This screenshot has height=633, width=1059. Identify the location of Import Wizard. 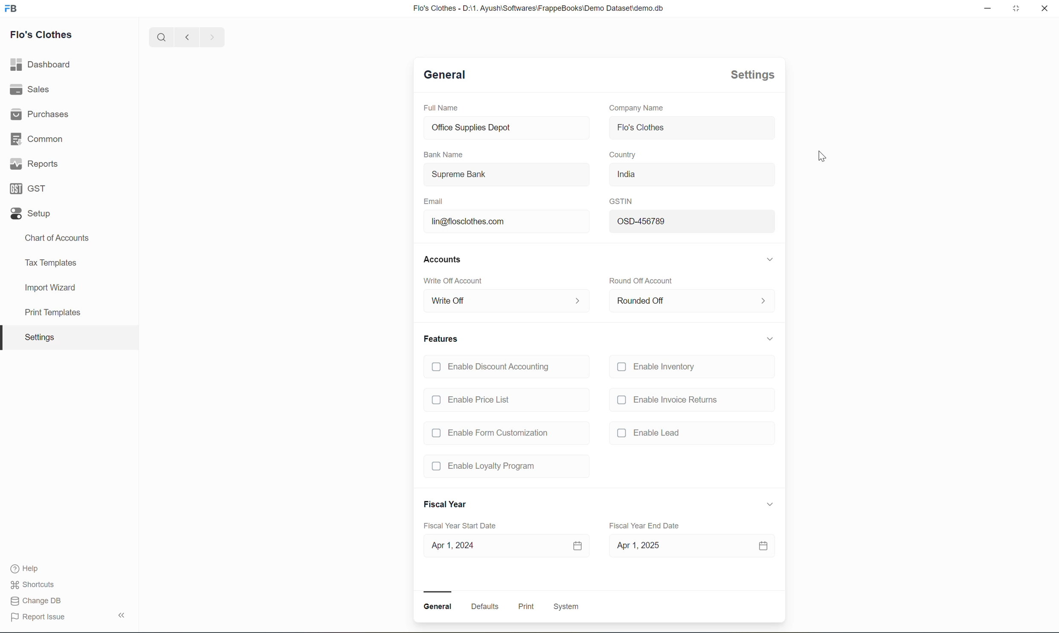
(48, 288).